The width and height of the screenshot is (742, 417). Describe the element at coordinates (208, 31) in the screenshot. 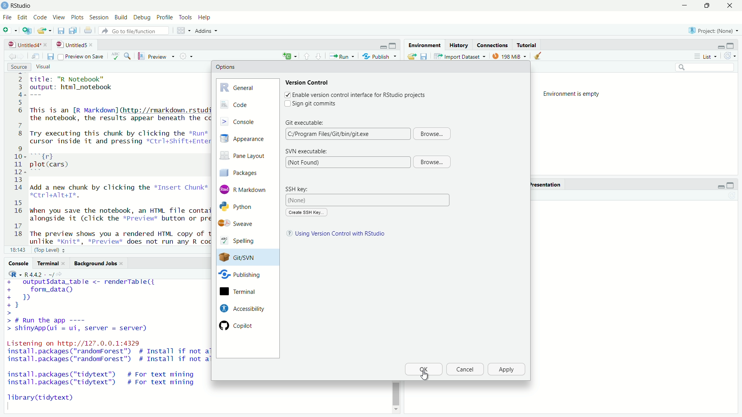

I see `Addins` at that location.